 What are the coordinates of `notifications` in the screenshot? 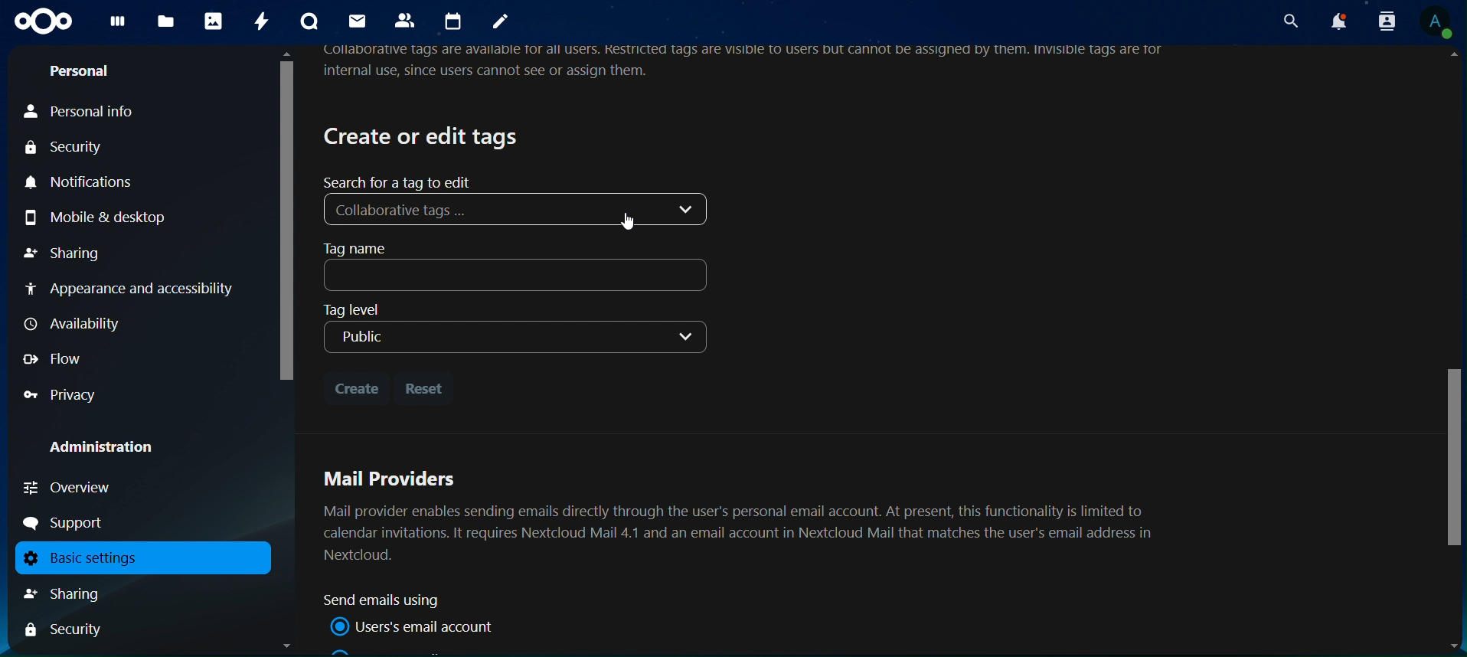 It's located at (1336, 21).